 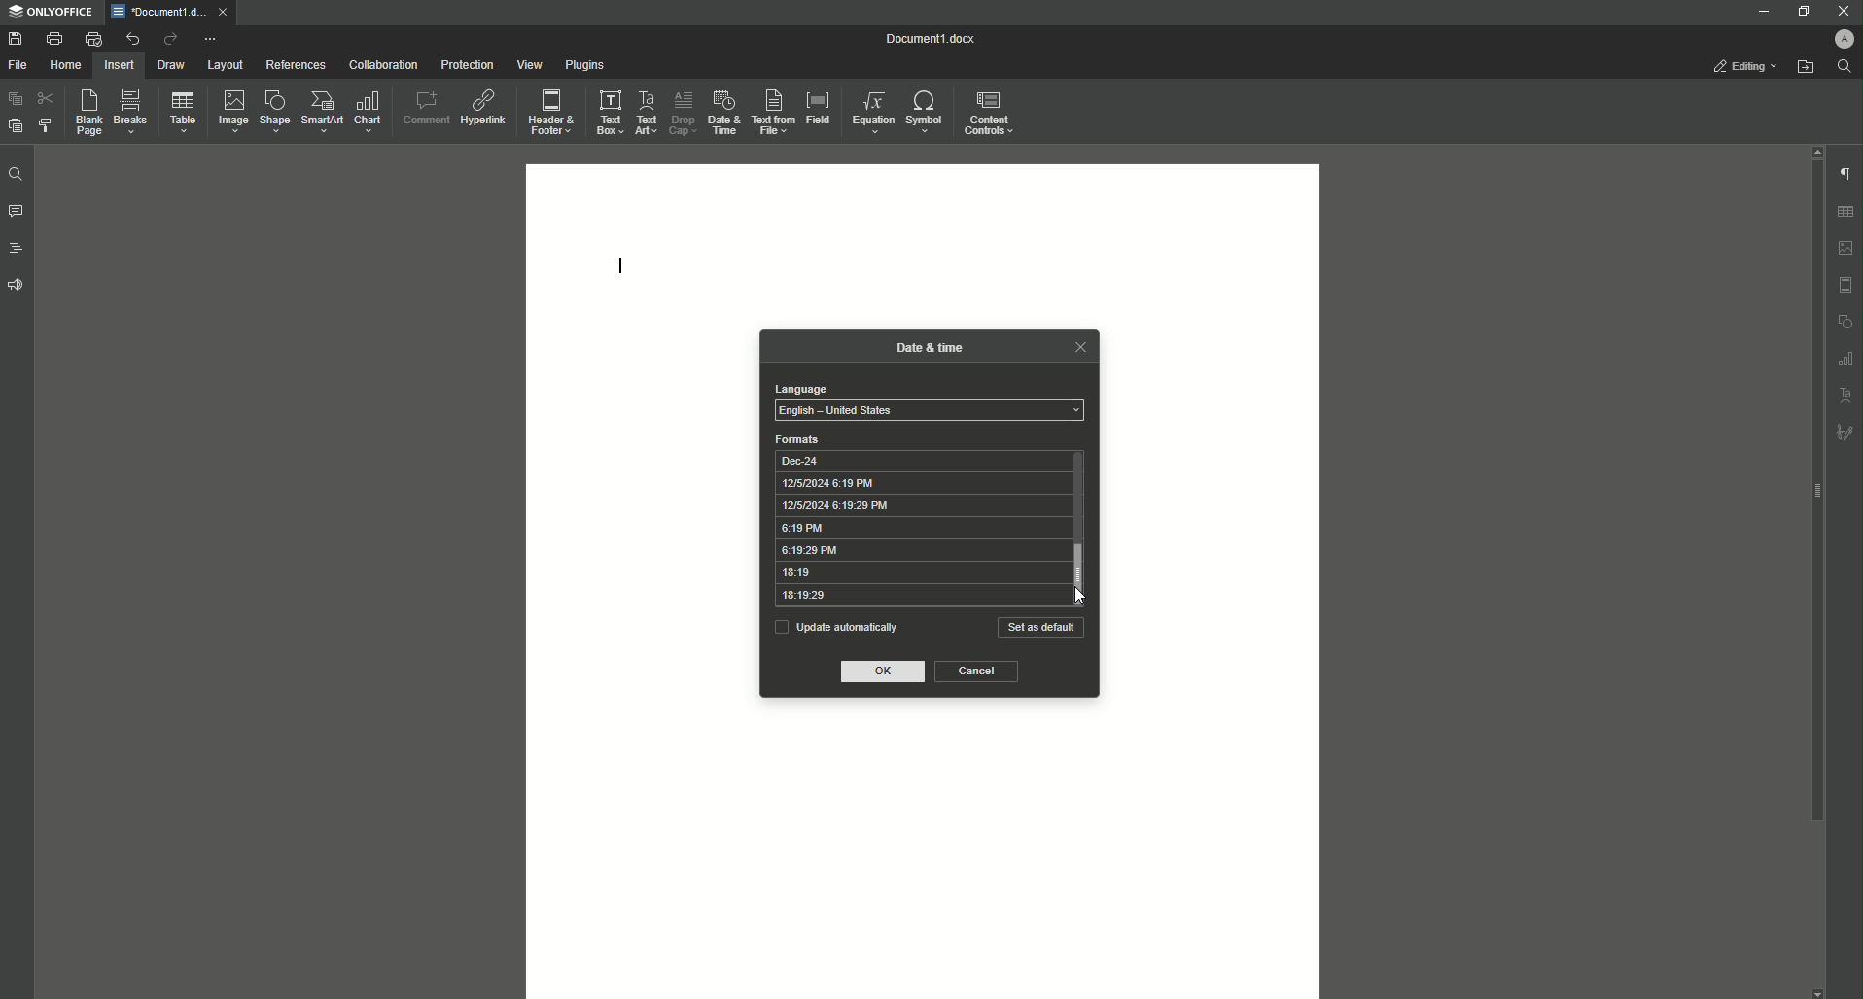 What do you see at coordinates (1845, 358) in the screenshot?
I see `graph settings` at bounding box center [1845, 358].